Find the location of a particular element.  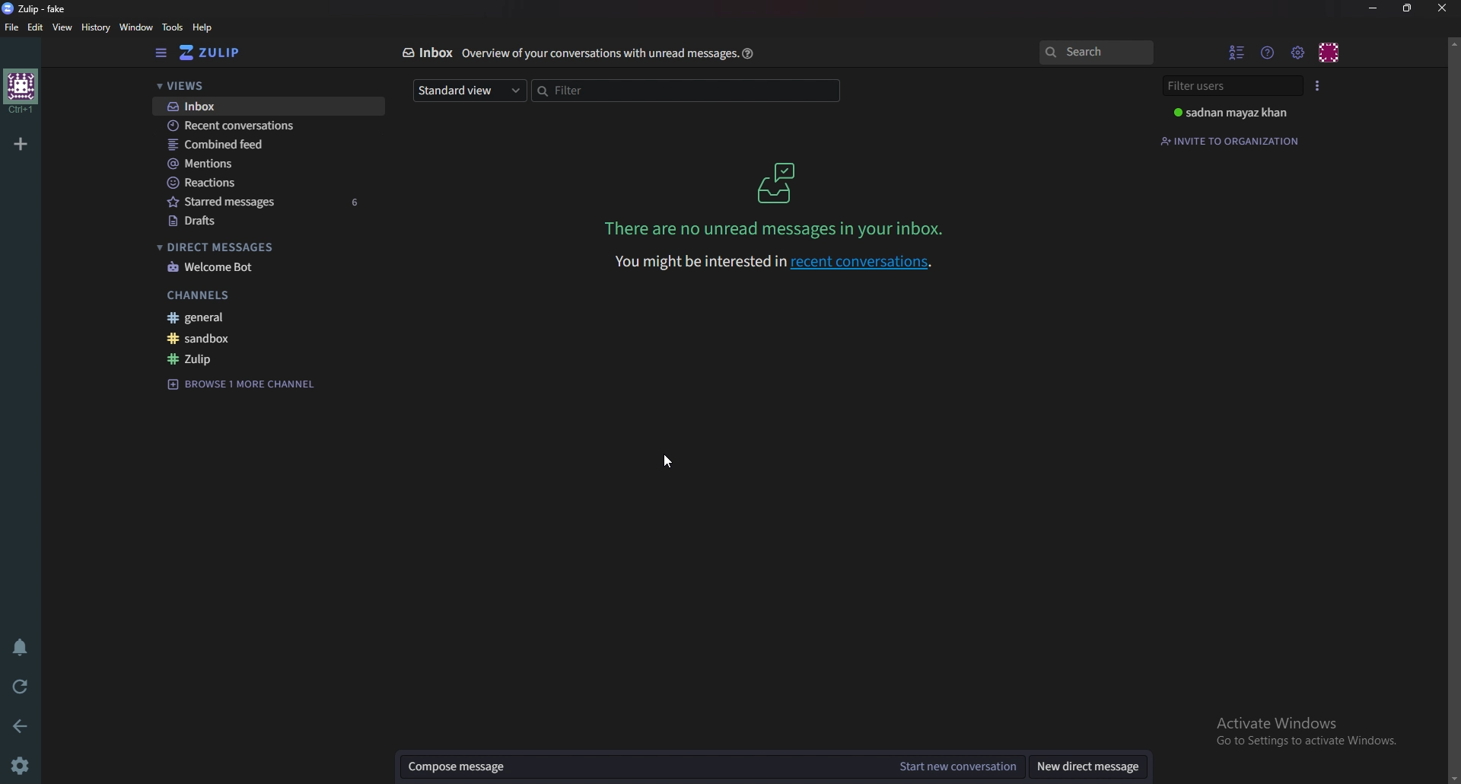

Starred messages is located at coordinates (263, 202).